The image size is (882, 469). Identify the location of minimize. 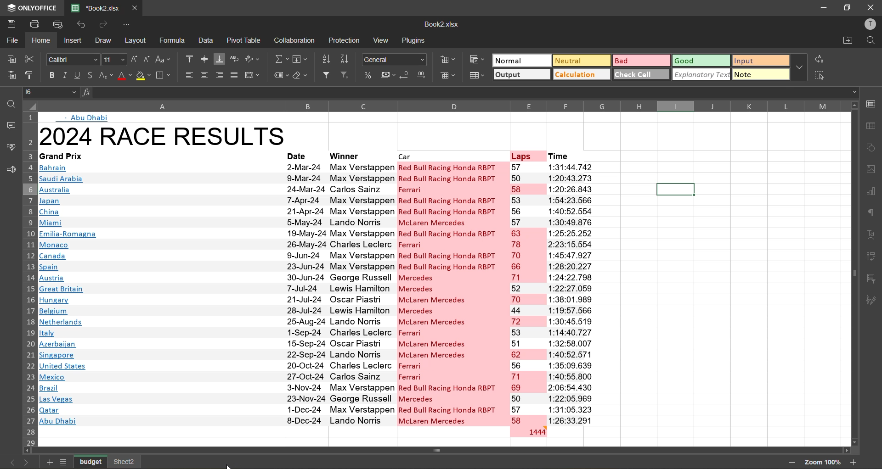
(820, 8).